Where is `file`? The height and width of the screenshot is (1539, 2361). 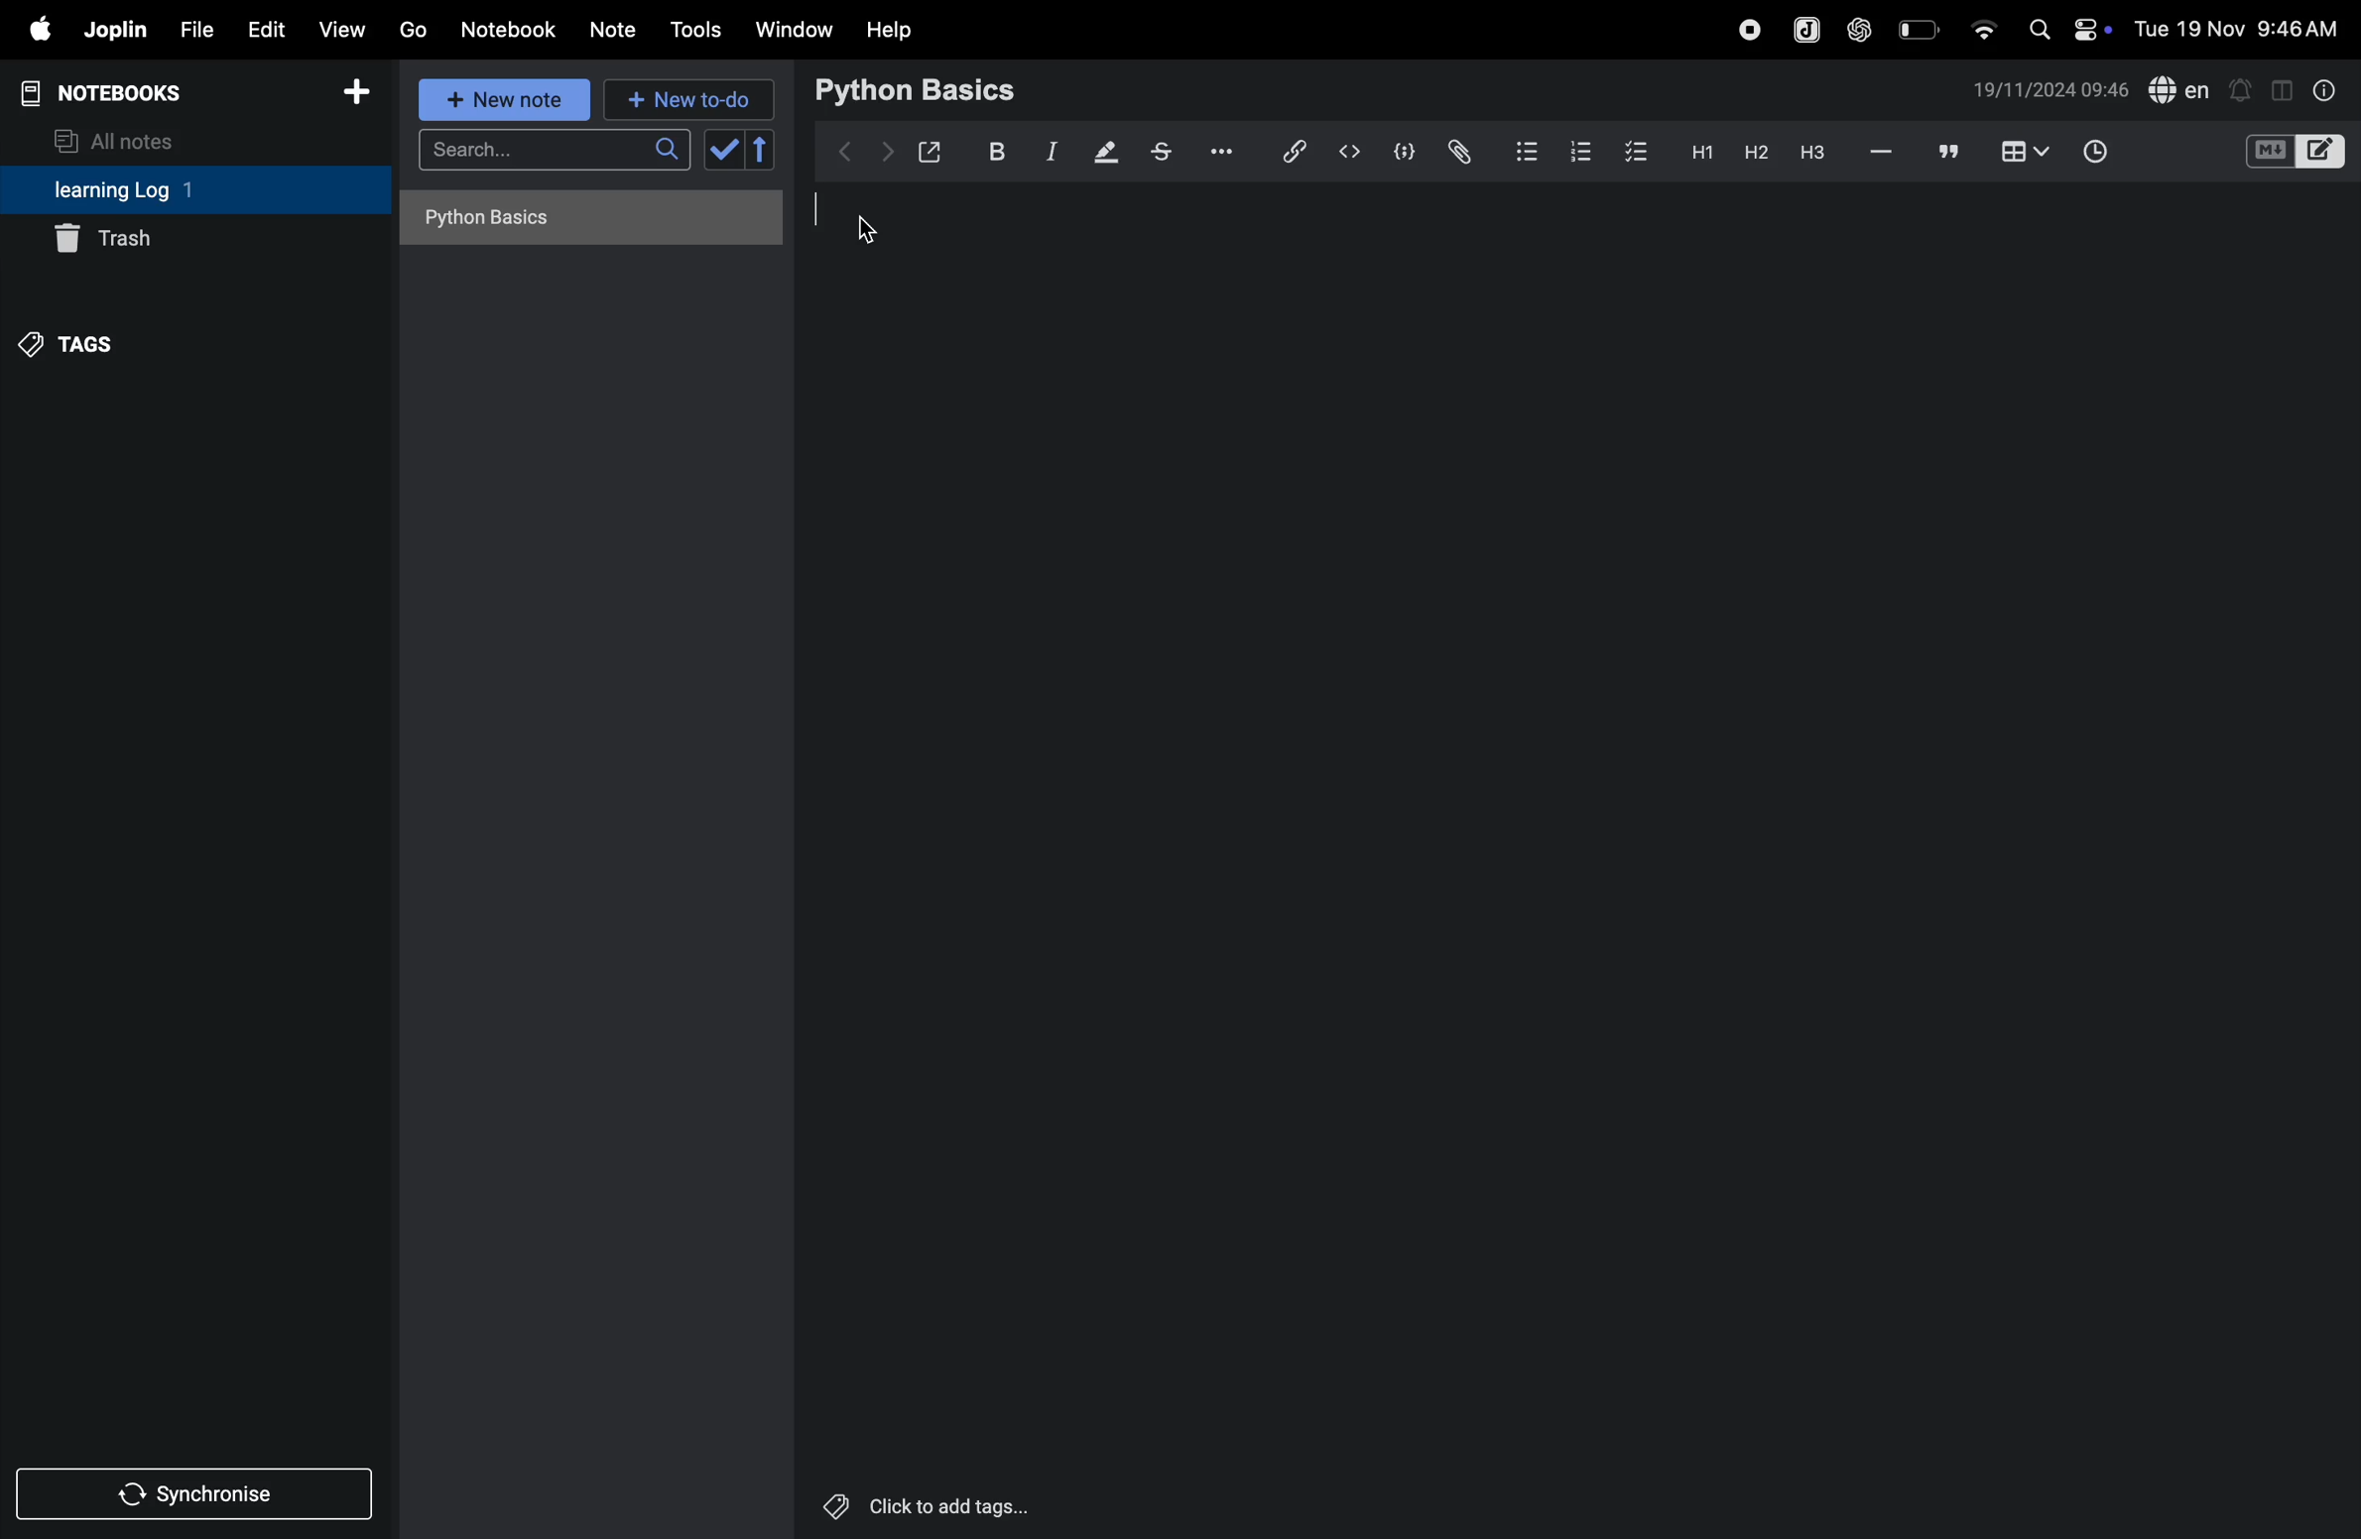
file is located at coordinates (192, 31).